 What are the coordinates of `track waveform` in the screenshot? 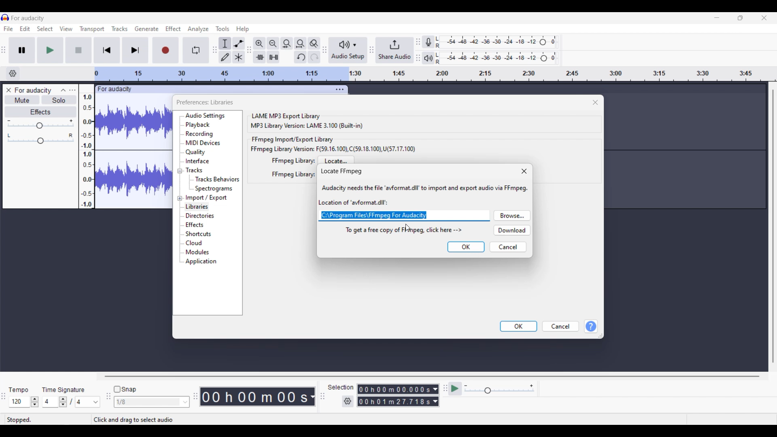 It's located at (132, 153).